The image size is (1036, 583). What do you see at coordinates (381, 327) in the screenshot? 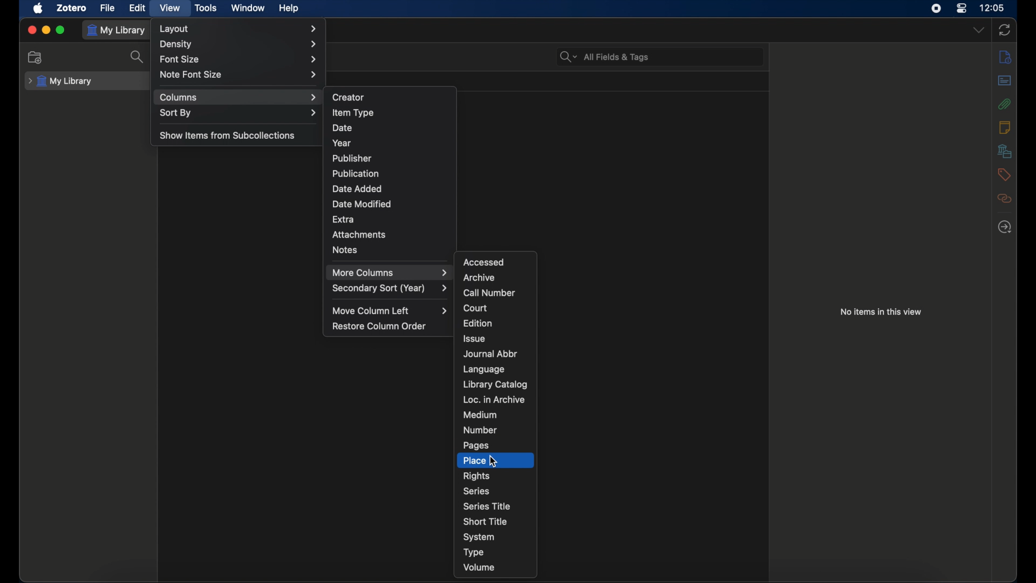
I see `restore column order` at bounding box center [381, 327].